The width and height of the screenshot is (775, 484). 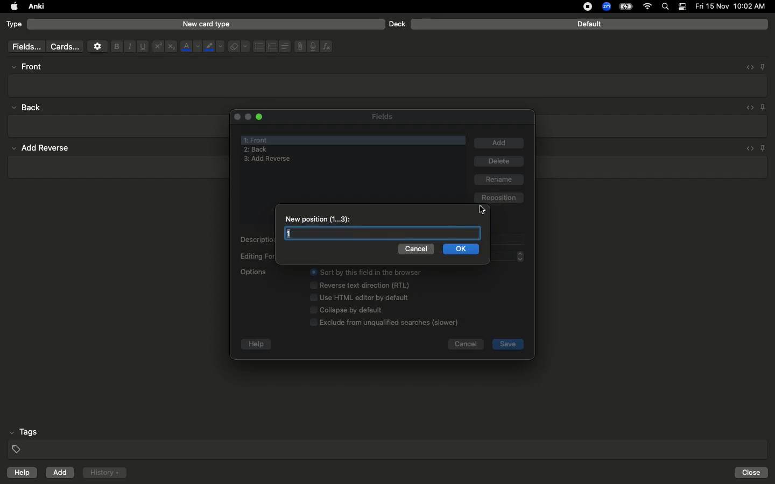 I want to click on help, so click(x=257, y=345).